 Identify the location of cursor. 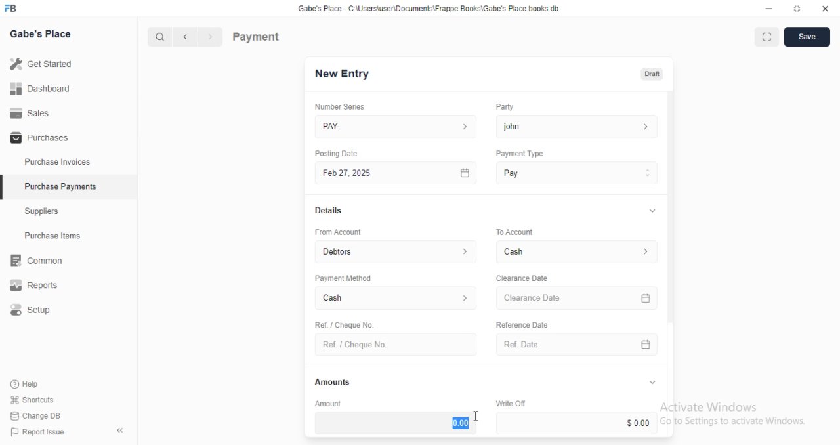
(474, 416).